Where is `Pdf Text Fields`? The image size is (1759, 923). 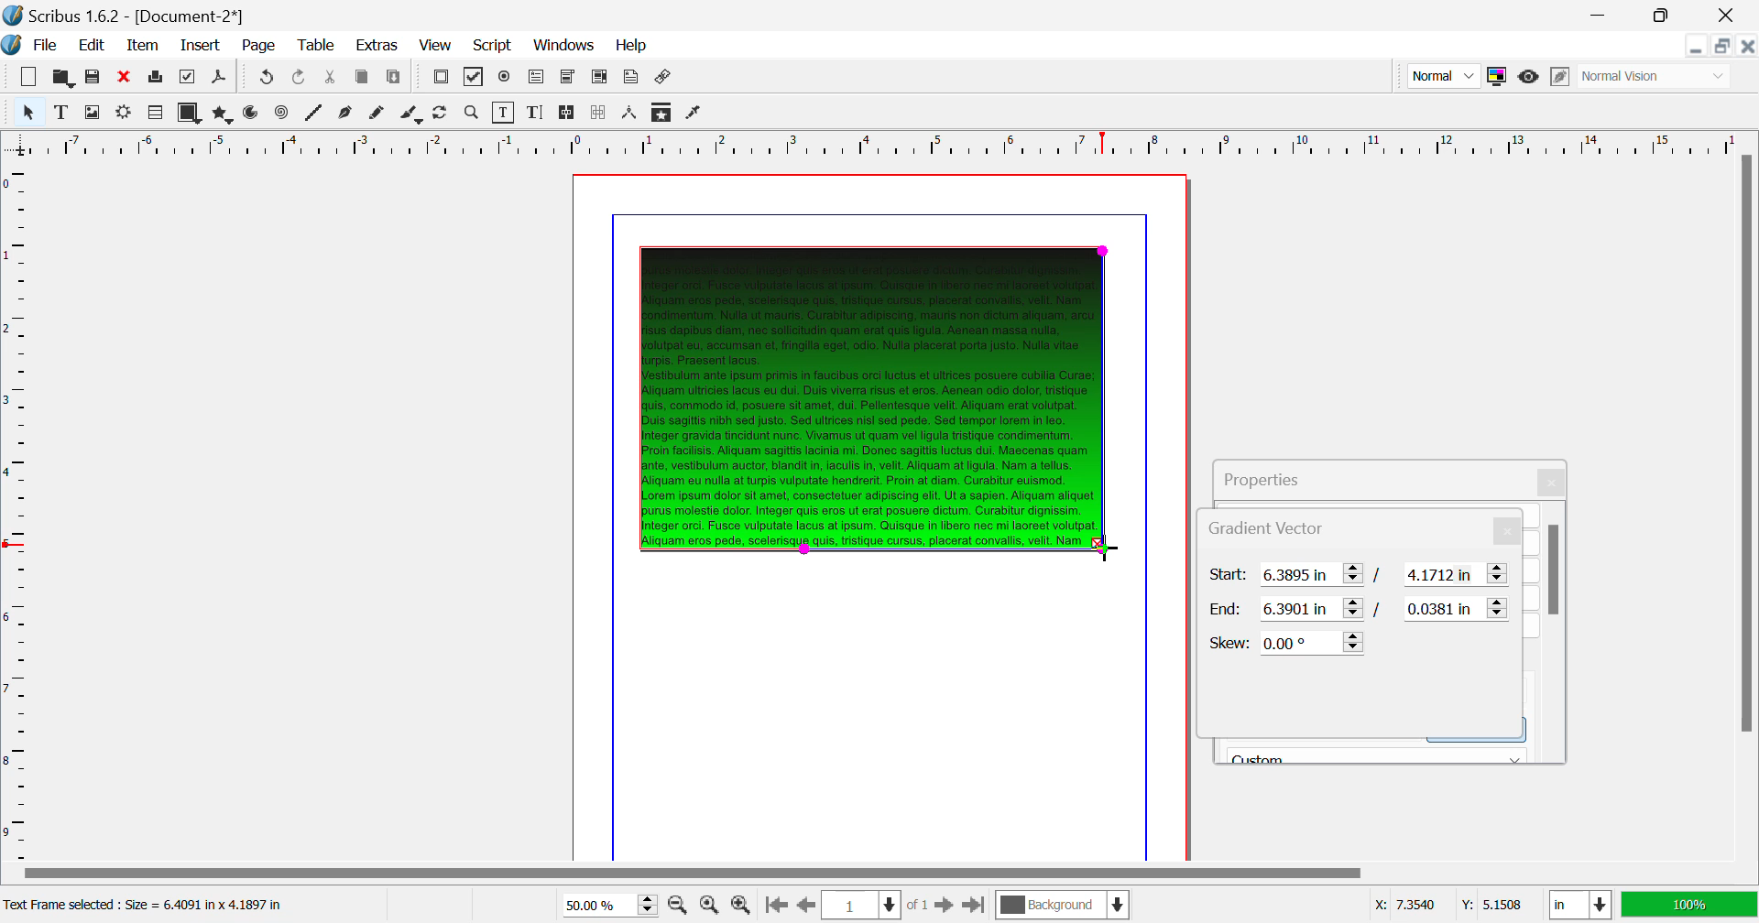
Pdf Text Fields is located at coordinates (537, 78).